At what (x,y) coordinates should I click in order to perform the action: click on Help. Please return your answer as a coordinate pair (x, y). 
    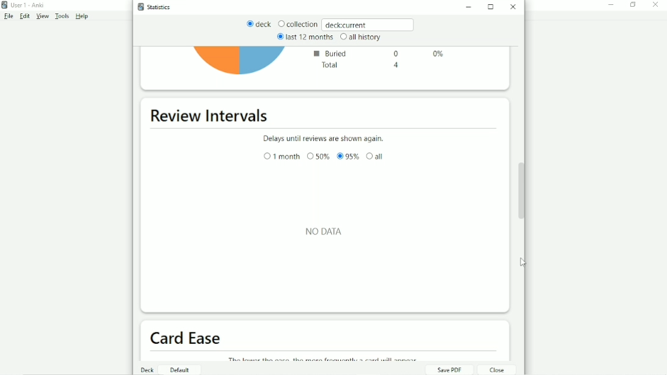
    Looking at the image, I should click on (82, 16).